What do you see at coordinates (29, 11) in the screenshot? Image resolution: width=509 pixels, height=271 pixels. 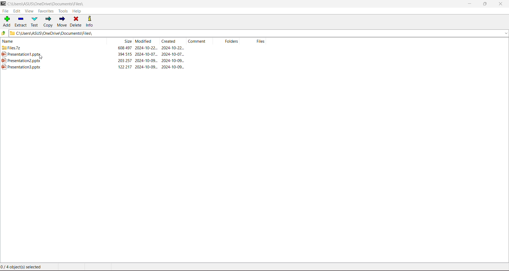 I see `View` at bounding box center [29, 11].